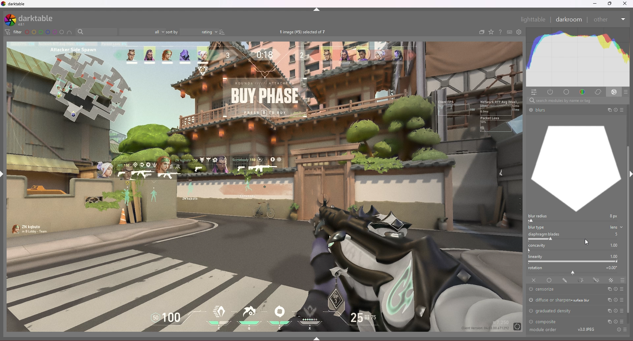  Describe the element at coordinates (601, 20) in the screenshot. I see `` at that location.